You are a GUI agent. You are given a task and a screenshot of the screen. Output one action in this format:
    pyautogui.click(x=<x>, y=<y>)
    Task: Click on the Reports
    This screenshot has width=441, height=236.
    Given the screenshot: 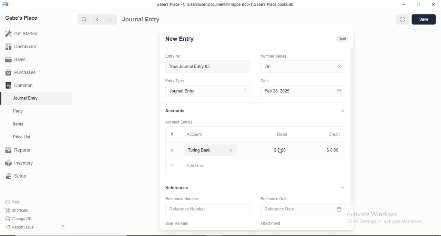 What is the action you would take?
    pyautogui.click(x=18, y=150)
    